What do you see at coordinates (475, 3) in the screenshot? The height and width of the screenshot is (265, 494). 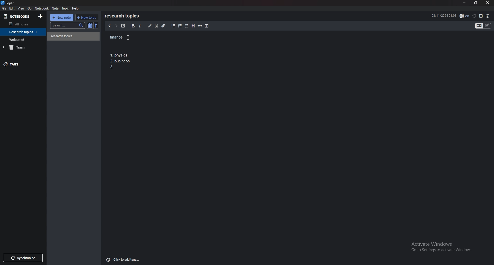 I see `resize` at bounding box center [475, 3].